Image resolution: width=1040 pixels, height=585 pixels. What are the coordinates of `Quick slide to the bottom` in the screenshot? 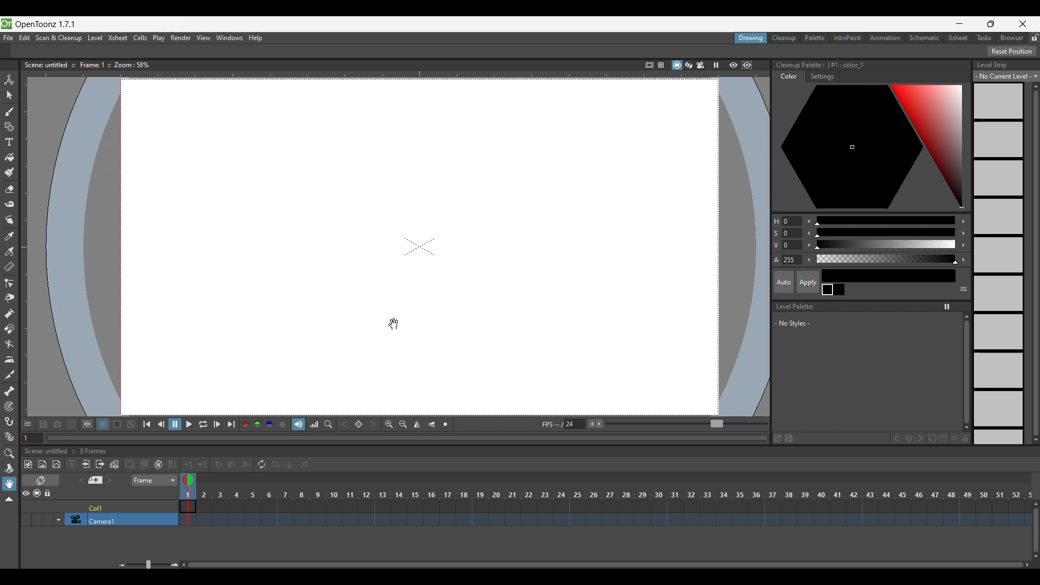 It's located at (967, 428).